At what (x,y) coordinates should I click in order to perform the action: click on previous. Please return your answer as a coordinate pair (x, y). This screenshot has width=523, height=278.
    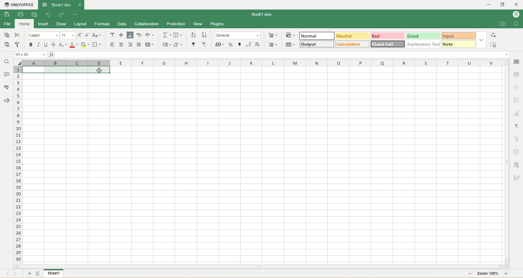
    Looking at the image, I should click on (6, 274).